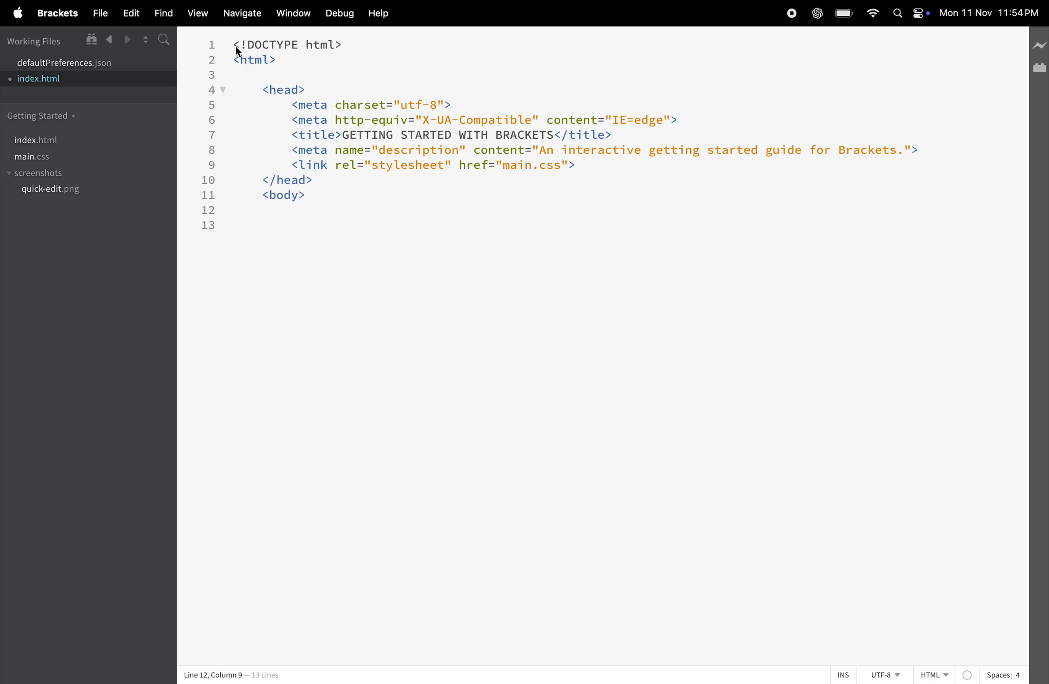  I want to click on 8, so click(212, 150).